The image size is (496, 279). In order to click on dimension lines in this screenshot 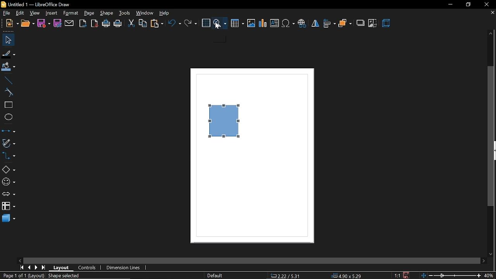, I will do `click(122, 268)`.